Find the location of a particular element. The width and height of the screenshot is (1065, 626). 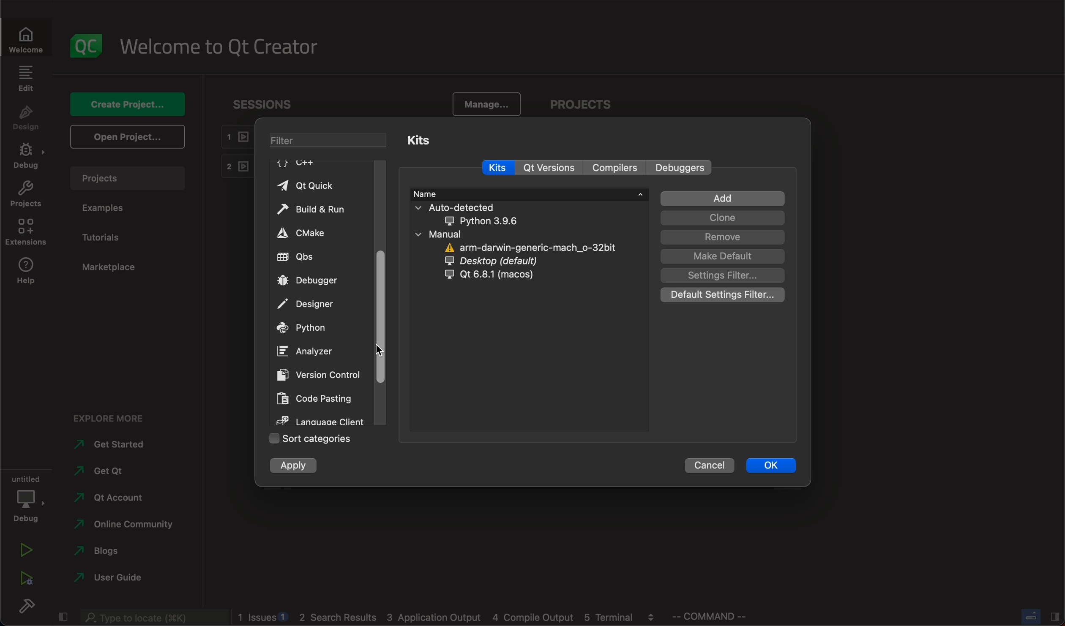

sessions is located at coordinates (271, 105).